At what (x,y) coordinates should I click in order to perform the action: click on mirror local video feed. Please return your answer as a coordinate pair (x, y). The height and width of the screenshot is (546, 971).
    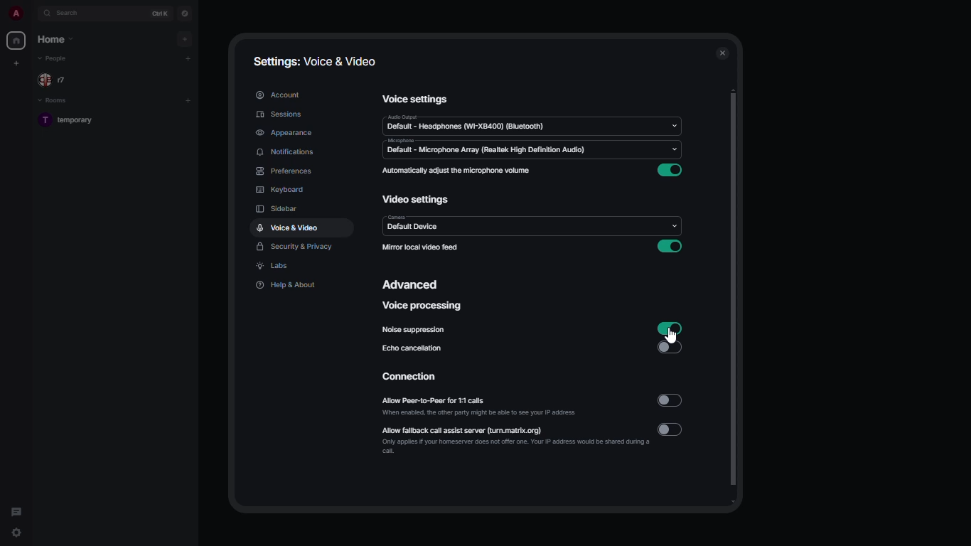
    Looking at the image, I should click on (422, 247).